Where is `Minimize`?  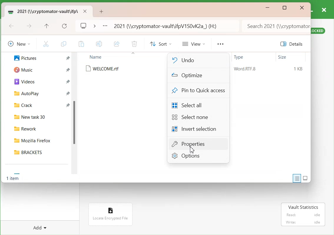 Minimize is located at coordinates (268, 8).